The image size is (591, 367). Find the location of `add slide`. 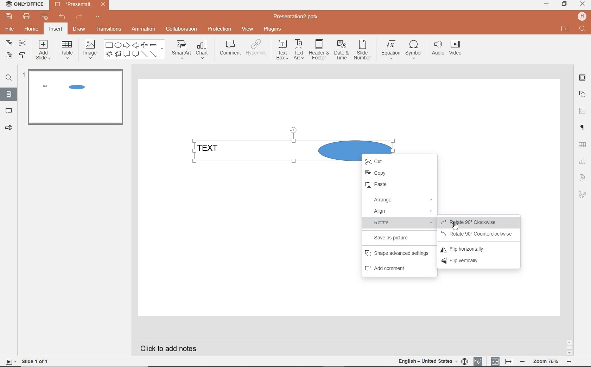

add slide is located at coordinates (44, 51).